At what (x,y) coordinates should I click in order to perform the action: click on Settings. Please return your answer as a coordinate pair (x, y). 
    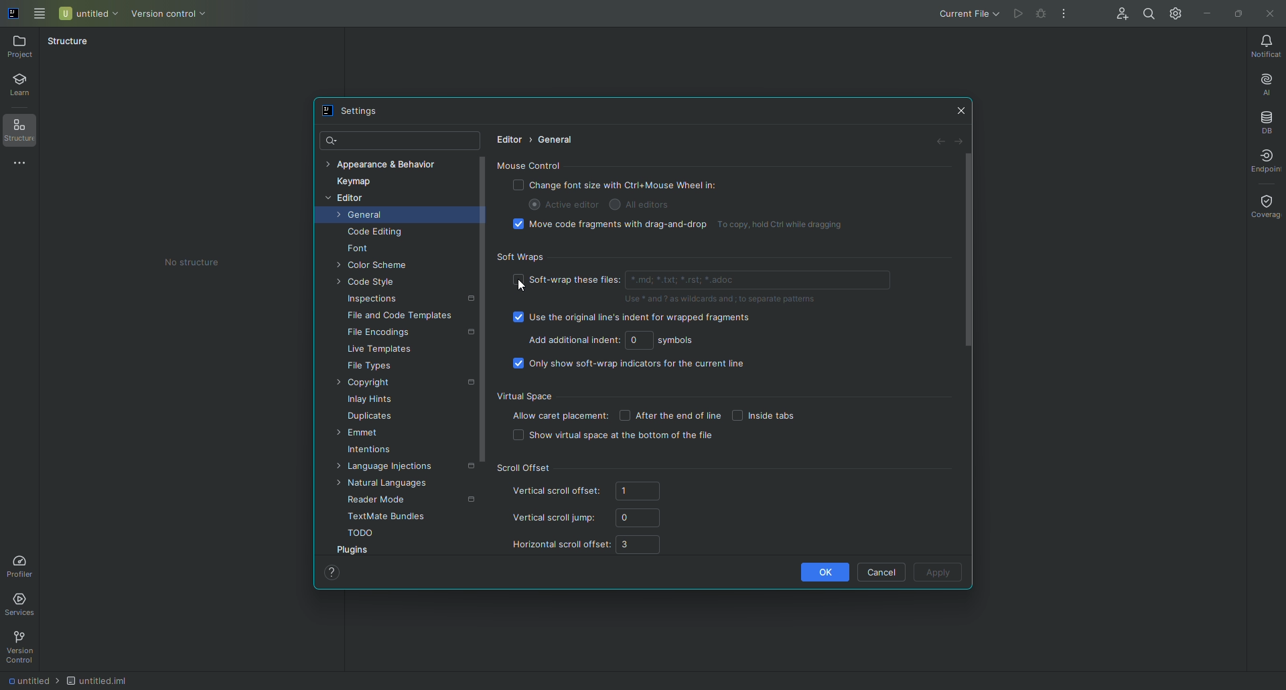
    Looking at the image, I should click on (360, 112).